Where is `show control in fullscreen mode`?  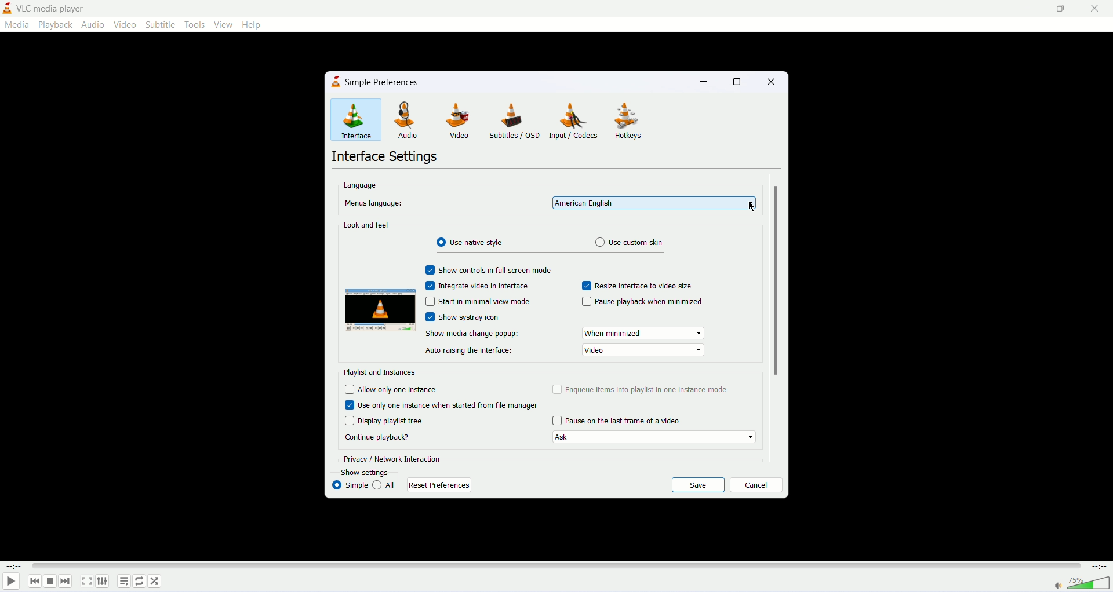 show control in fullscreen mode is located at coordinates (488, 270).